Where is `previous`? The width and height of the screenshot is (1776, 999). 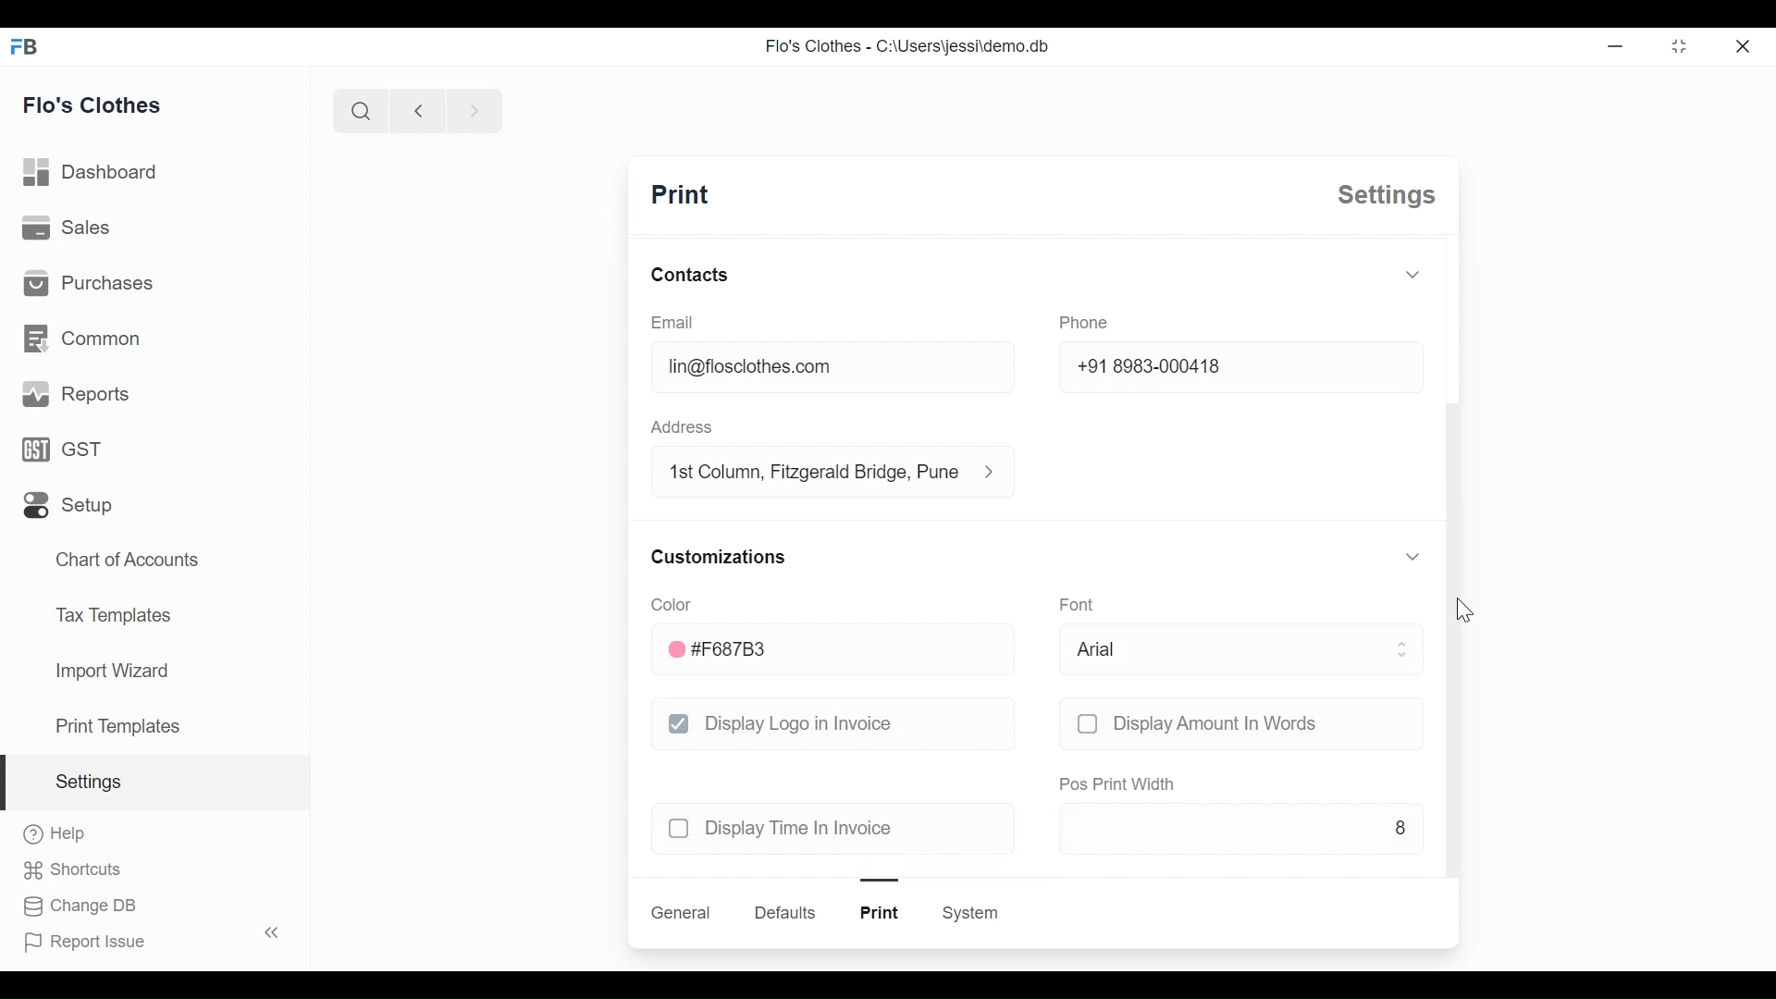
previous is located at coordinates (418, 110).